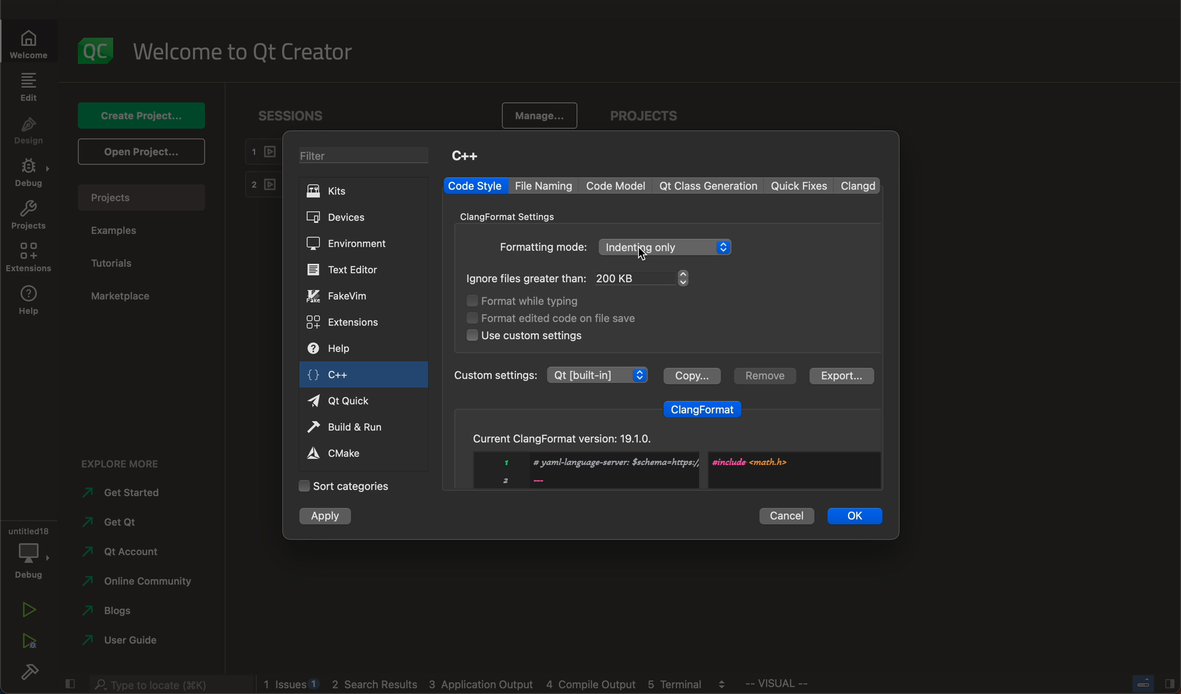 Image resolution: width=1181 pixels, height=694 pixels. What do you see at coordinates (665, 456) in the screenshot?
I see `current format version` at bounding box center [665, 456].